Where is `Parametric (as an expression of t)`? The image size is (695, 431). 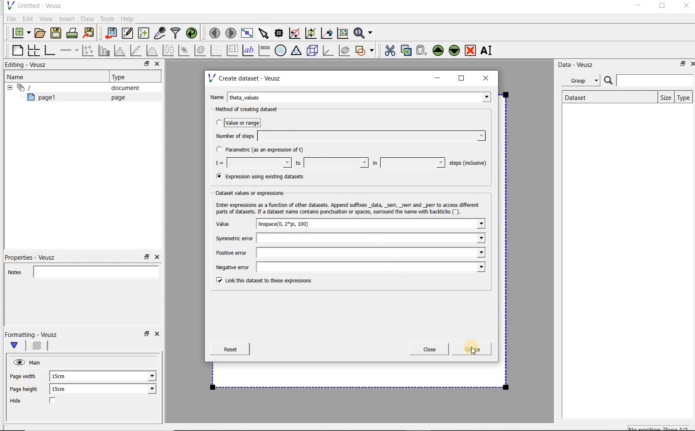
Parametric (as an expression of t) is located at coordinates (264, 150).